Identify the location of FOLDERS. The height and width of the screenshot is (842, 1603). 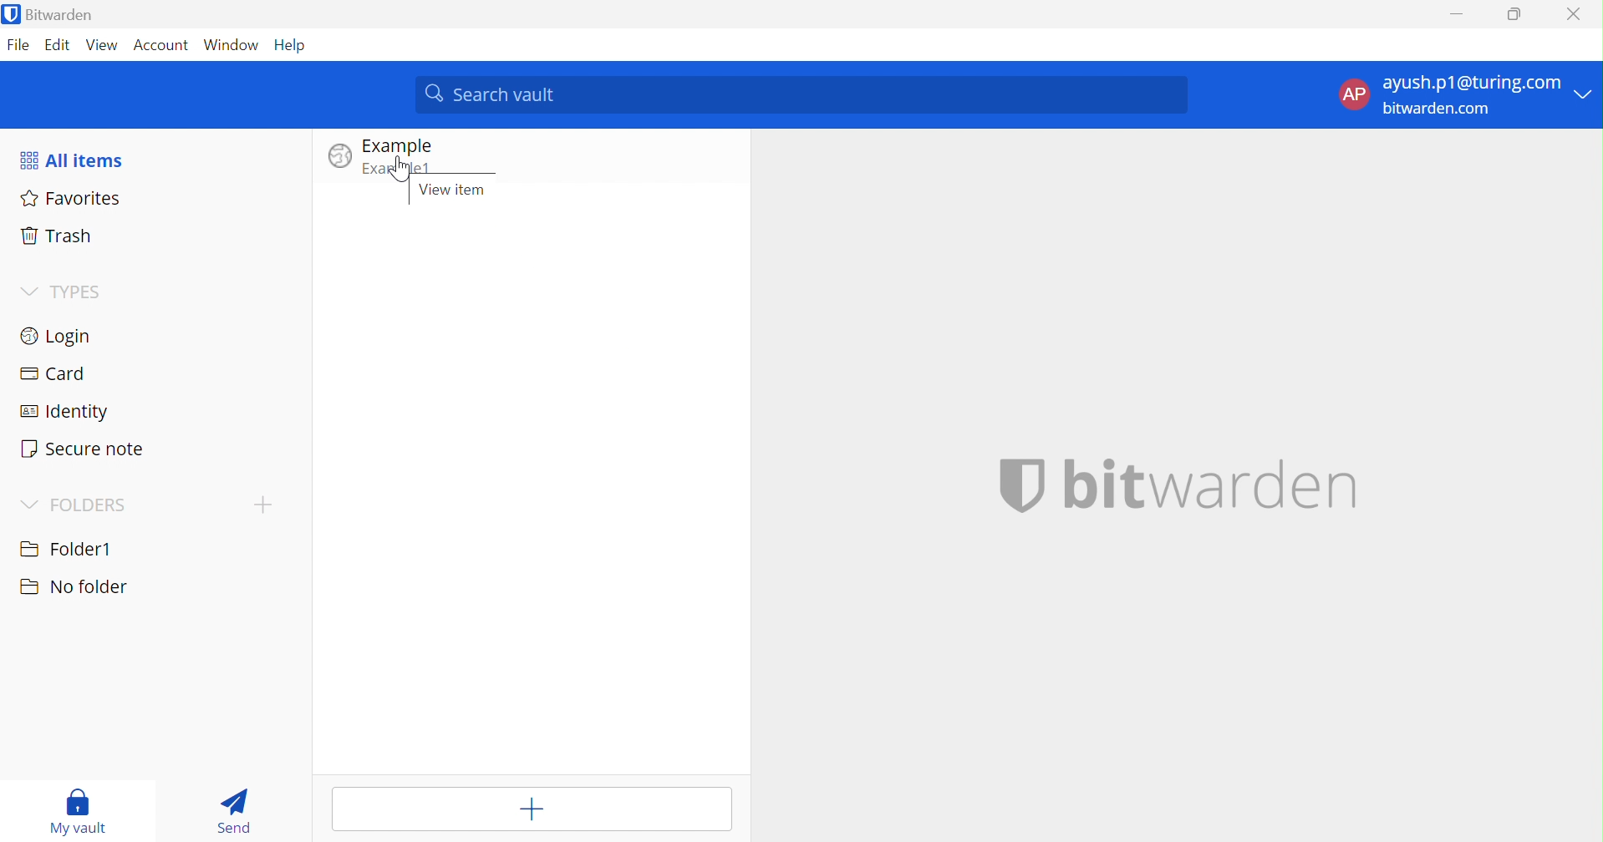
(89, 506).